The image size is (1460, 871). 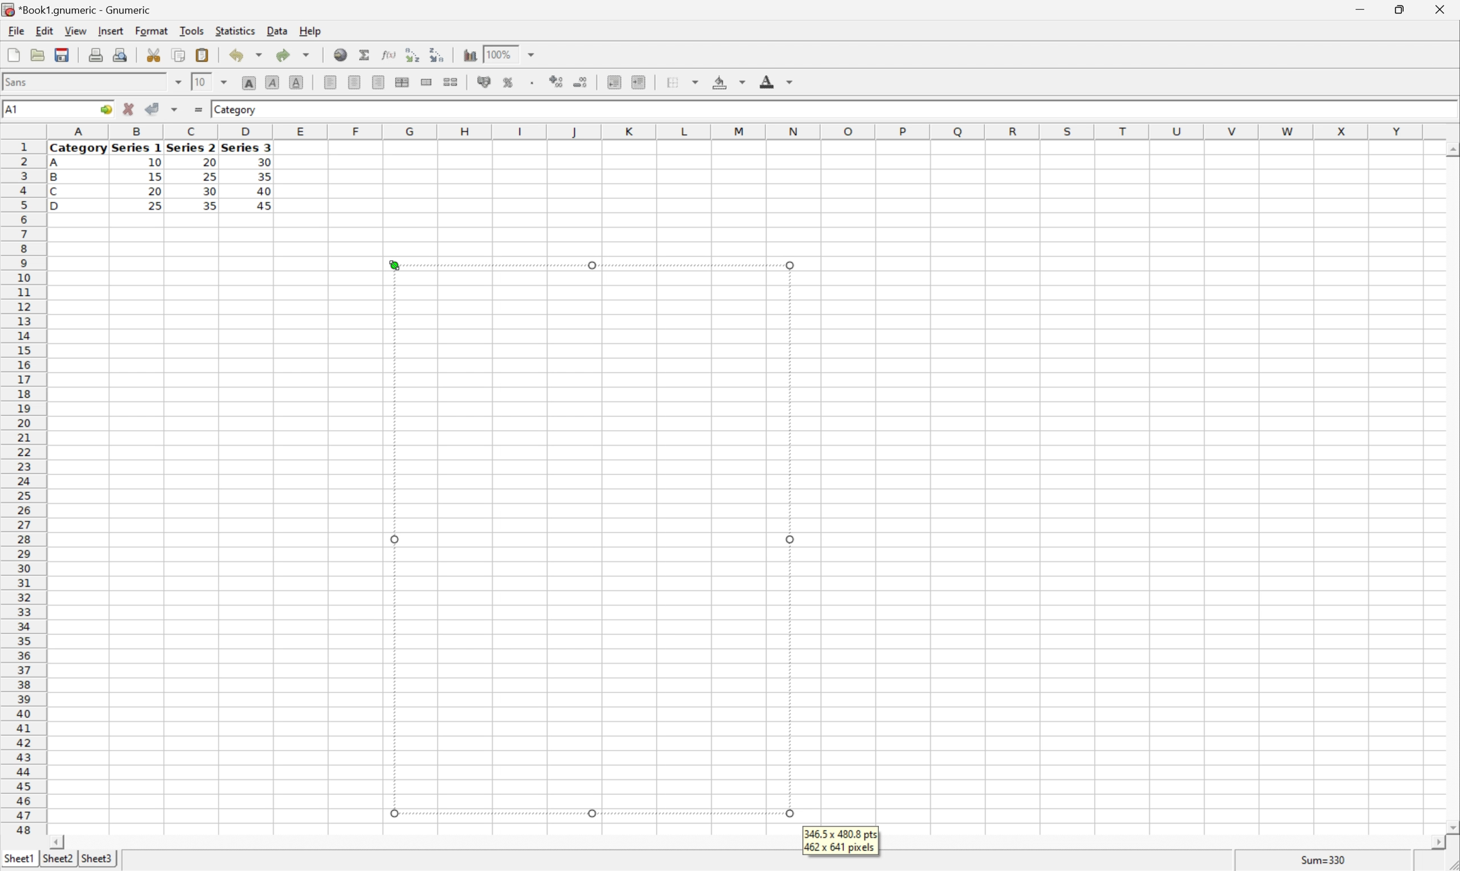 What do you see at coordinates (237, 31) in the screenshot?
I see `Statistics` at bounding box center [237, 31].